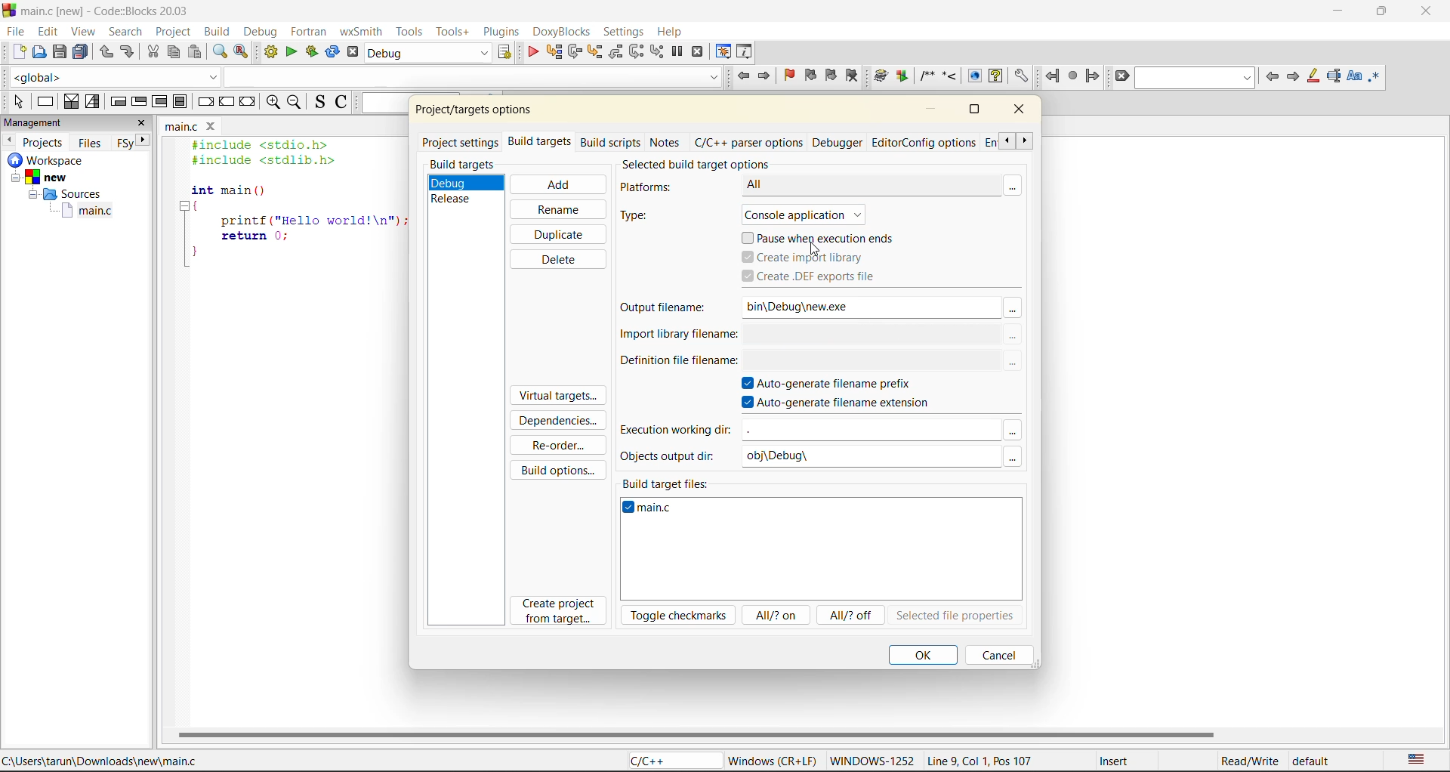  I want to click on debugger, so click(839, 142).